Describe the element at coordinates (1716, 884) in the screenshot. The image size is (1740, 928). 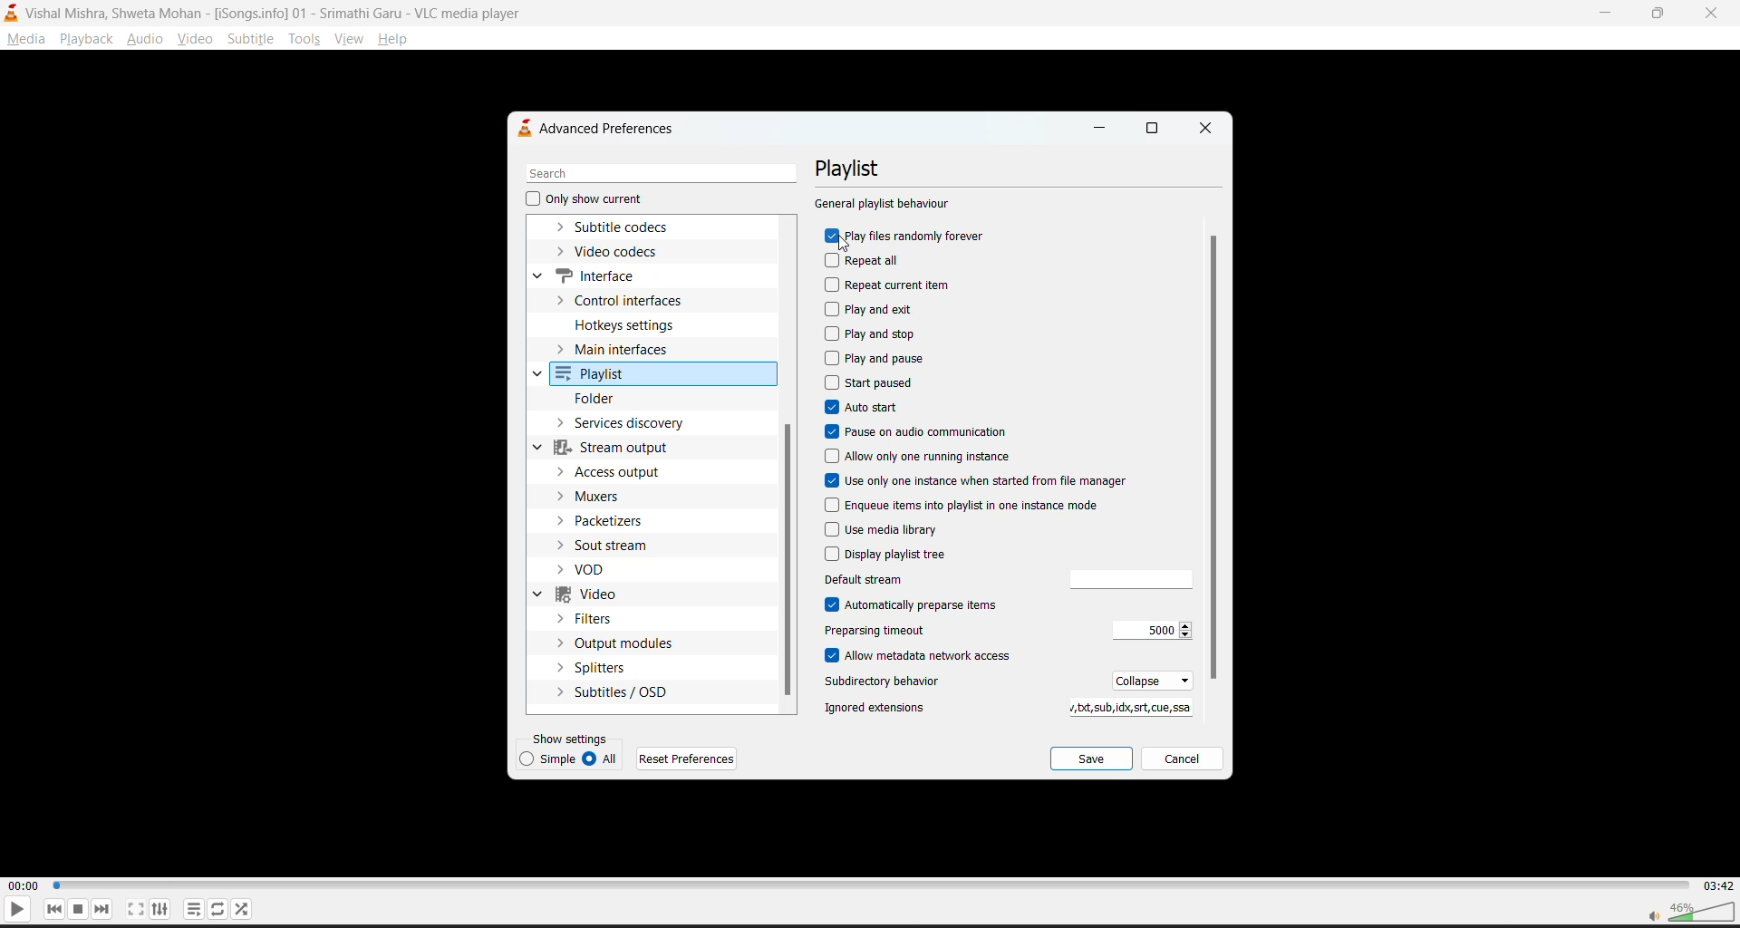
I see `03:42` at that location.